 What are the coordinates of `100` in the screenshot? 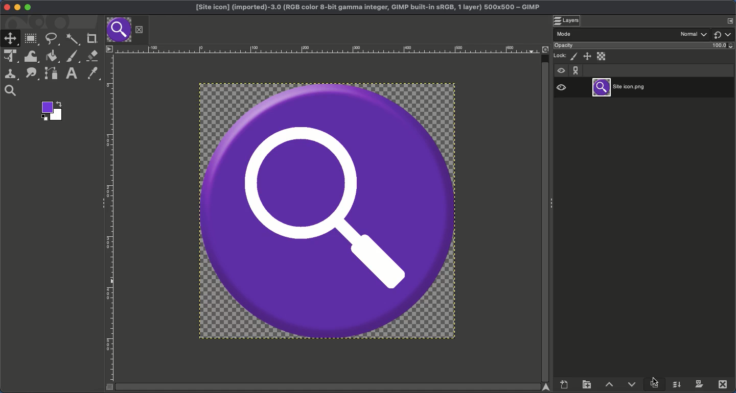 It's located at (722, 46).